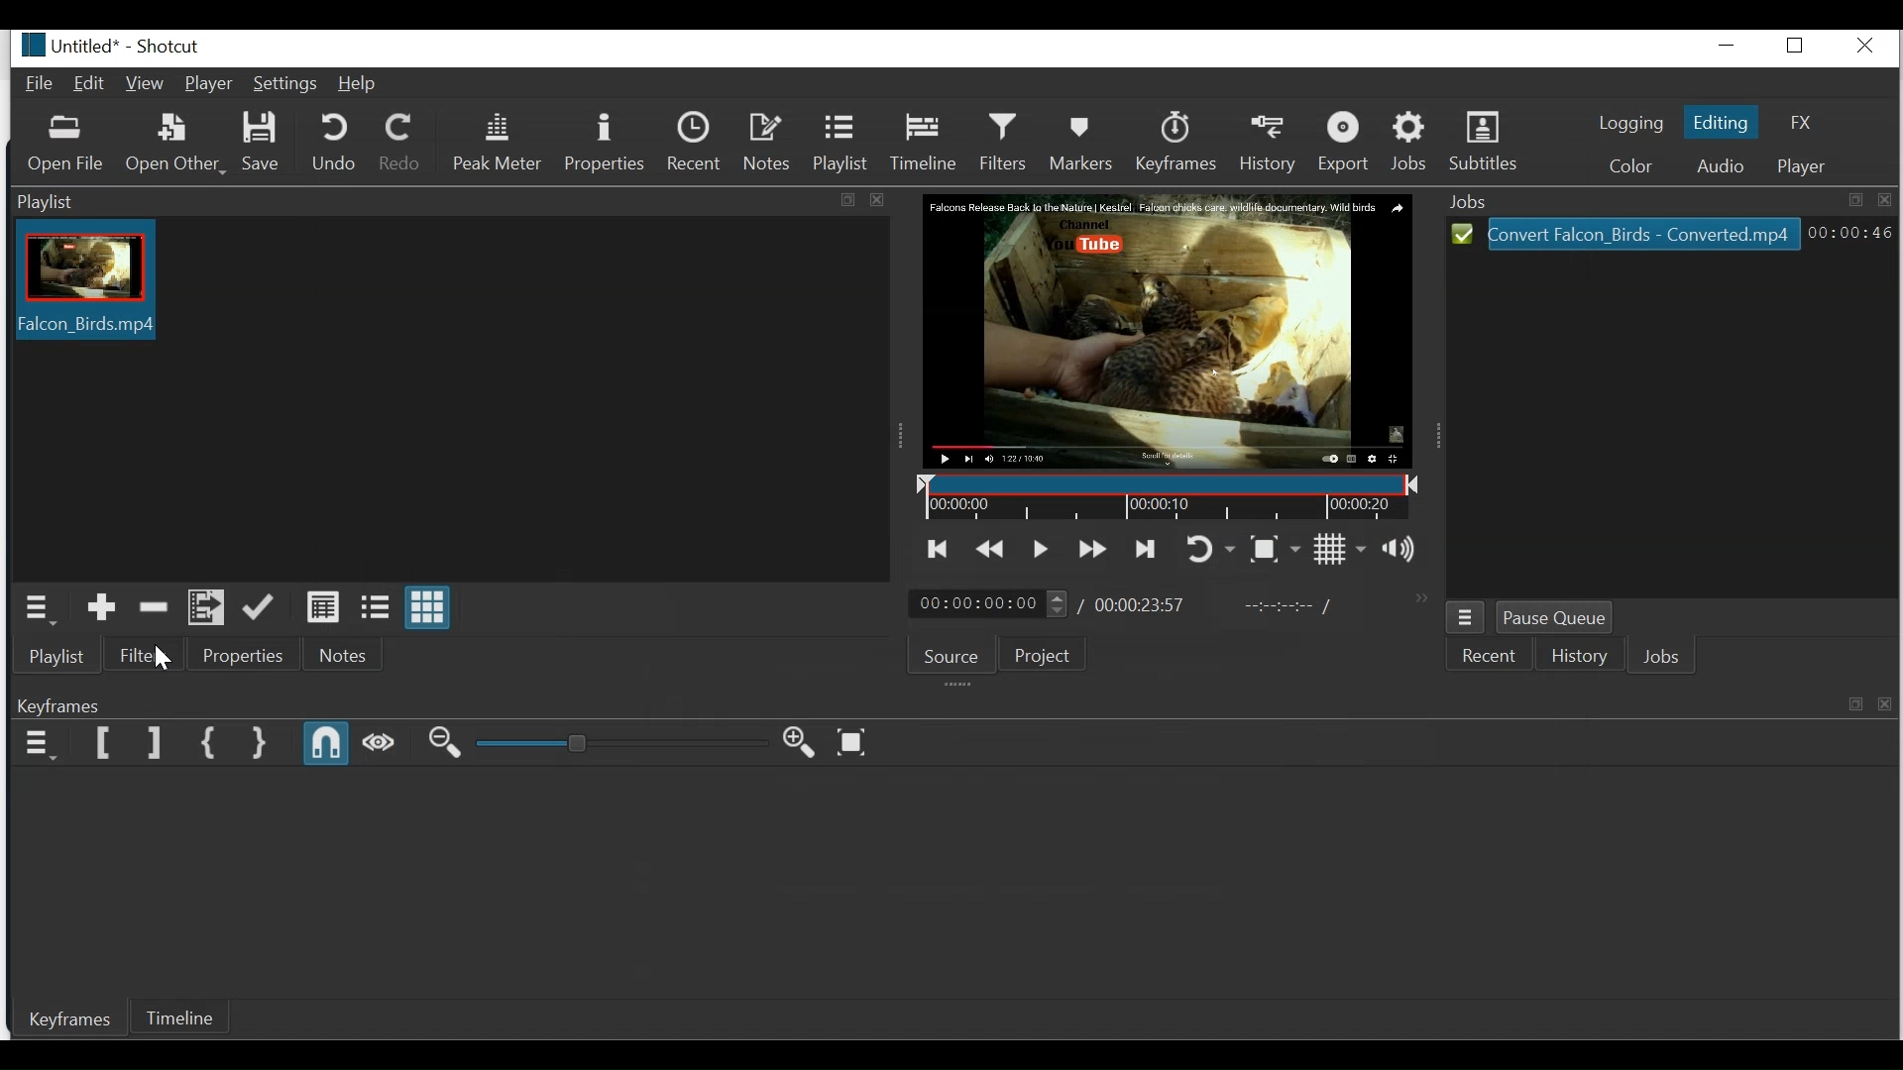  I want to click on Open Other, so click(174, 146).